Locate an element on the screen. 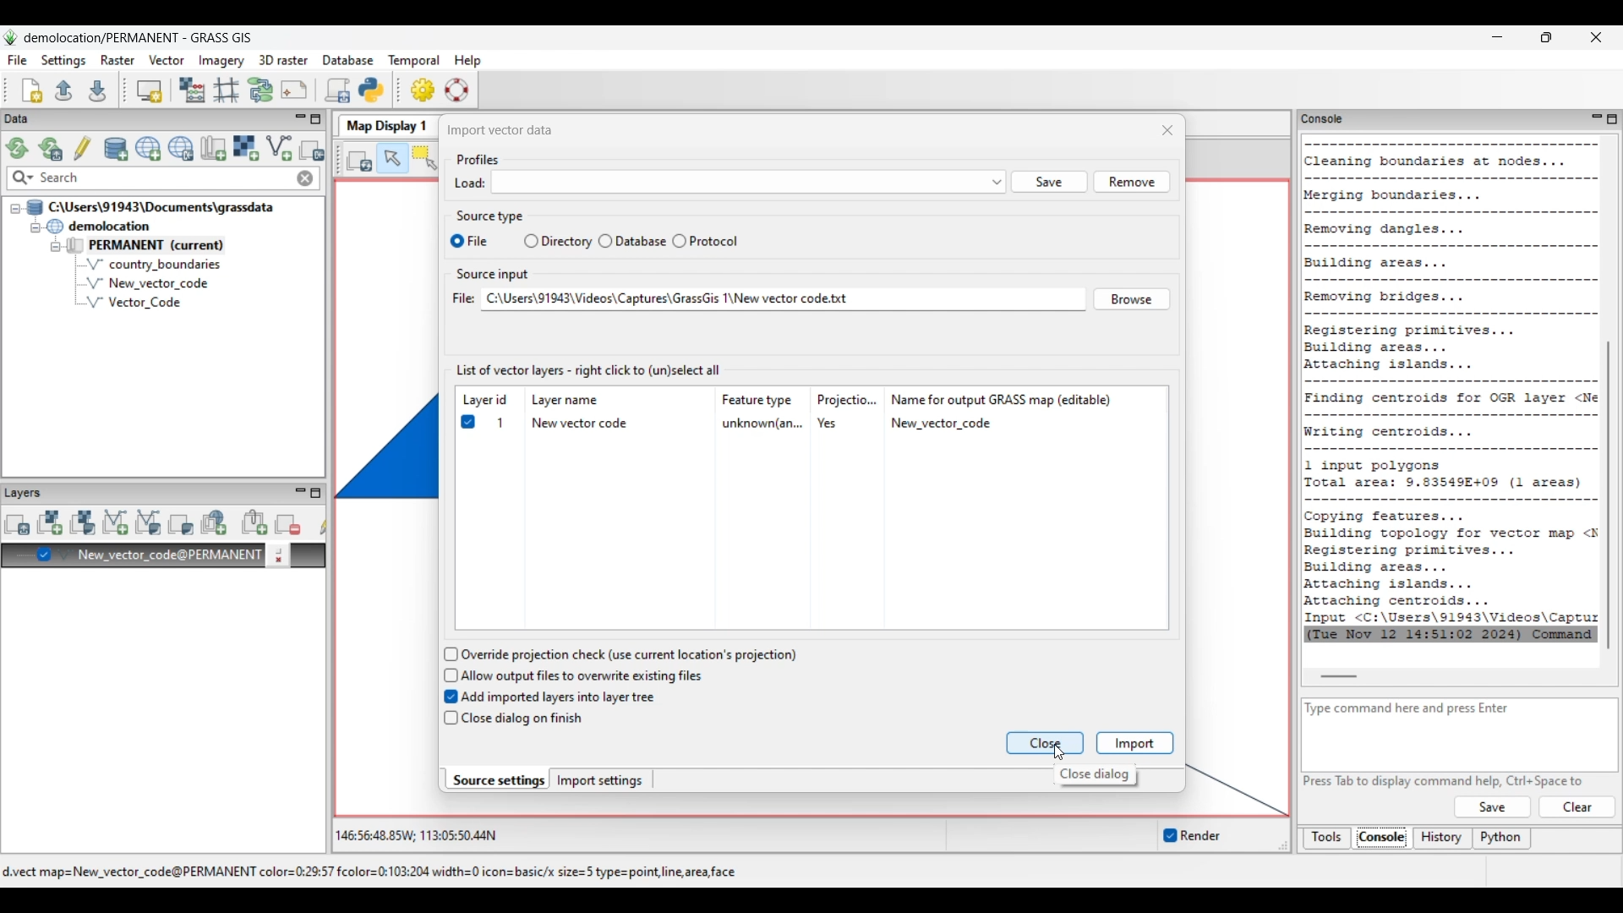 This screenshot has height=913, width=1623. Add raster map layer is located at coordinates (50, 522).